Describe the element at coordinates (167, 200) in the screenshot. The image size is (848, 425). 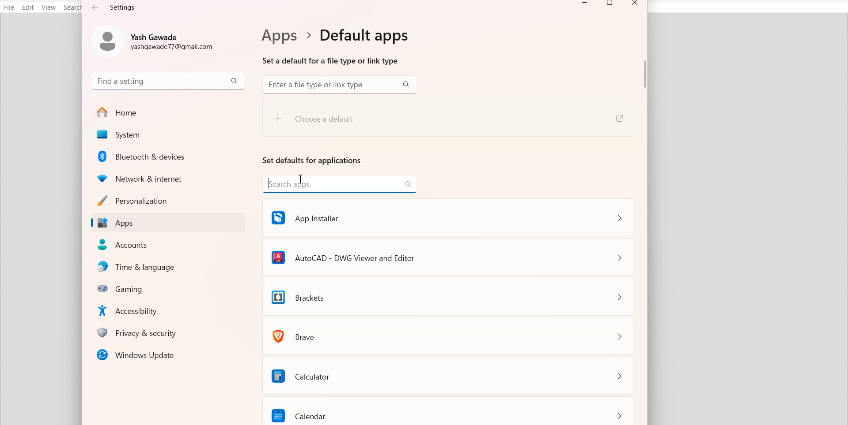
I see `Personalization` at that location.